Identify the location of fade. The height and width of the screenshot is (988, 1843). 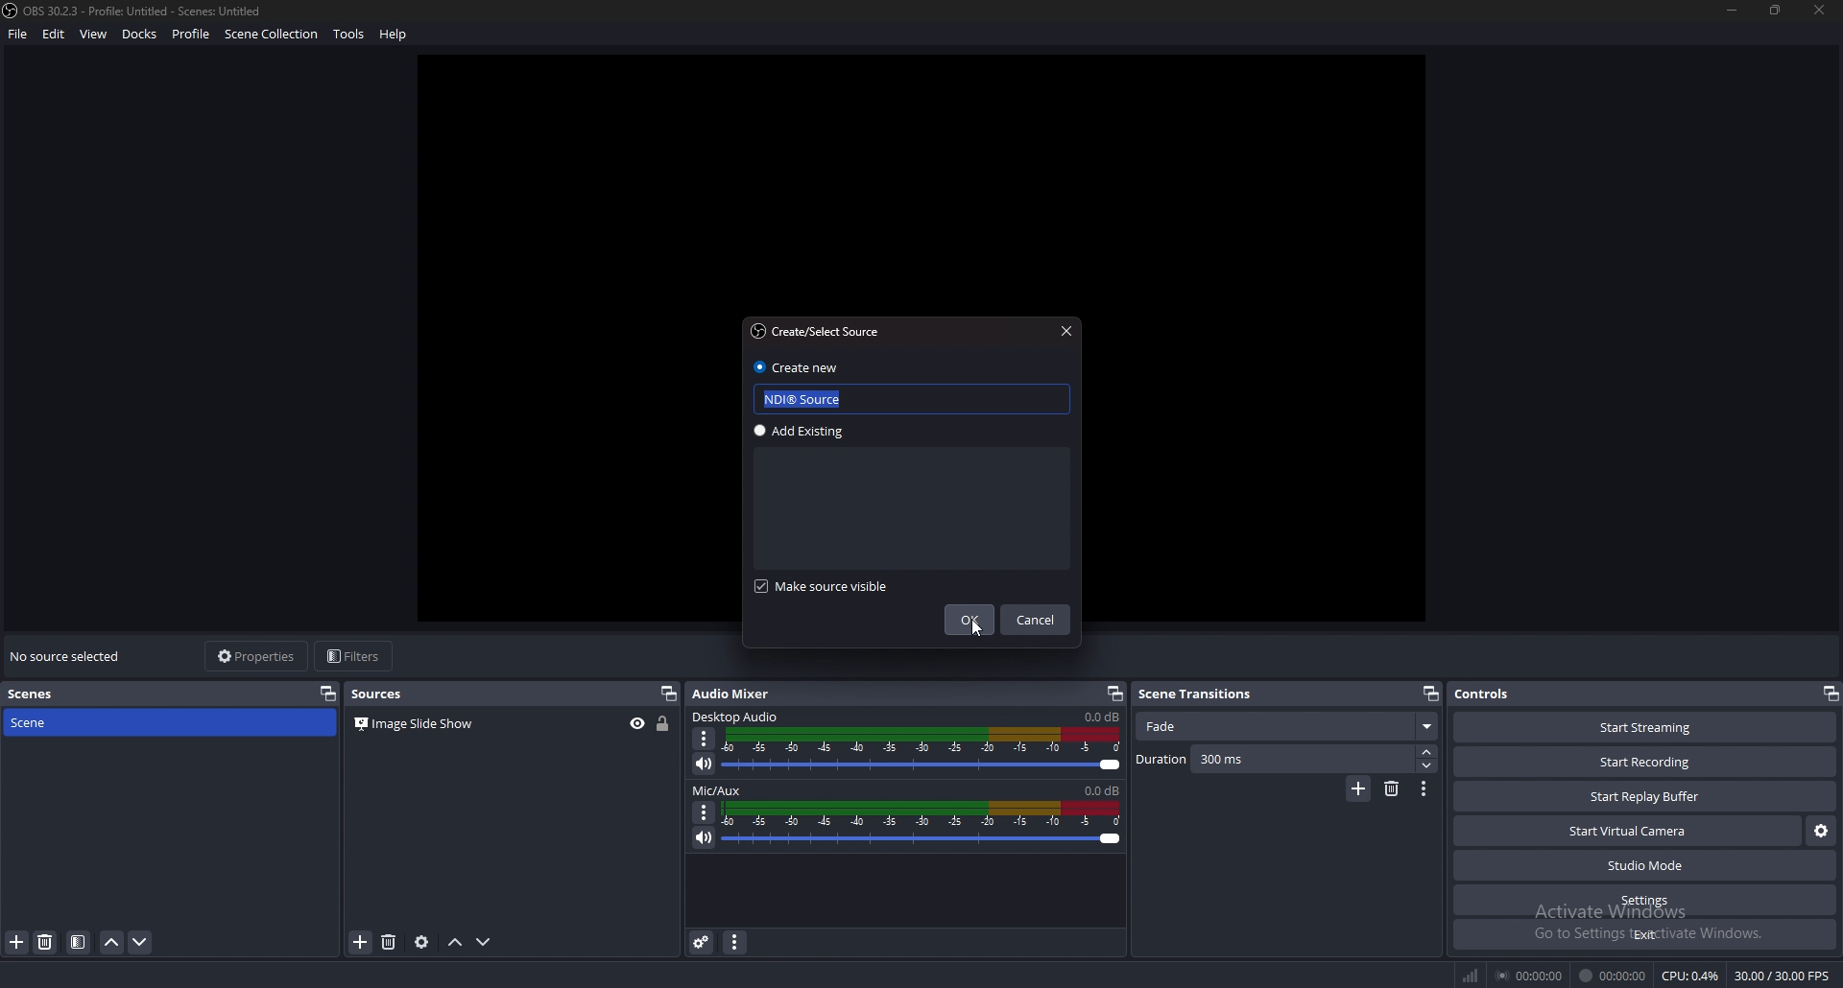
(1286, 727).